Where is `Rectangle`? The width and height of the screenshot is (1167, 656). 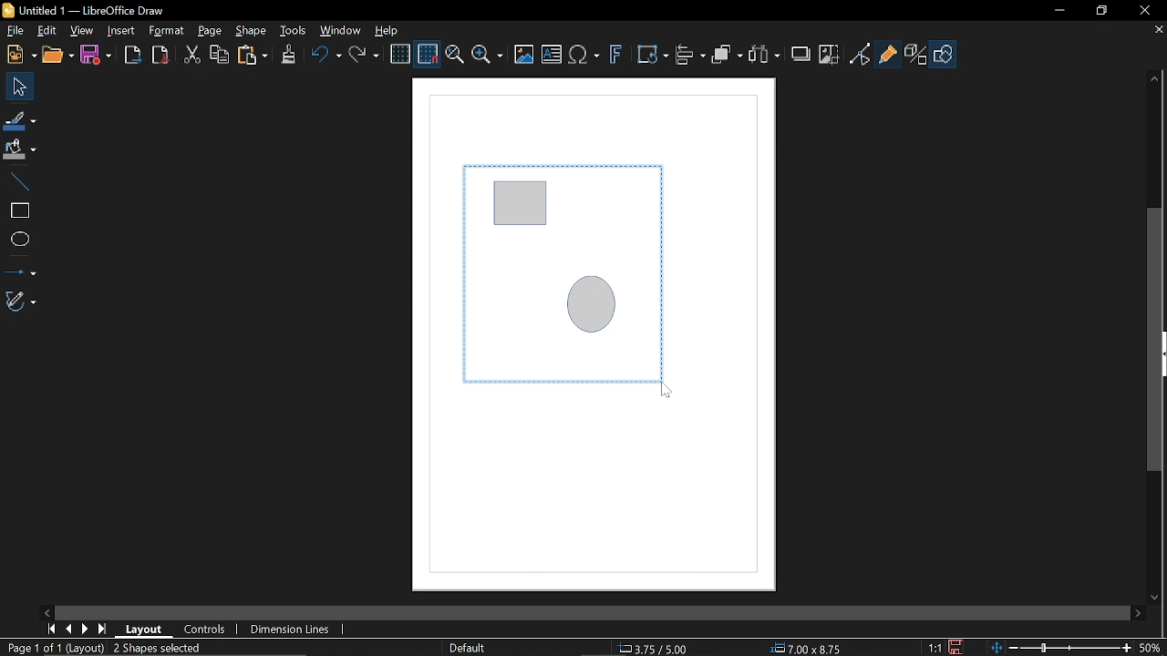
Rectangle is located at coordinates (17, 209).